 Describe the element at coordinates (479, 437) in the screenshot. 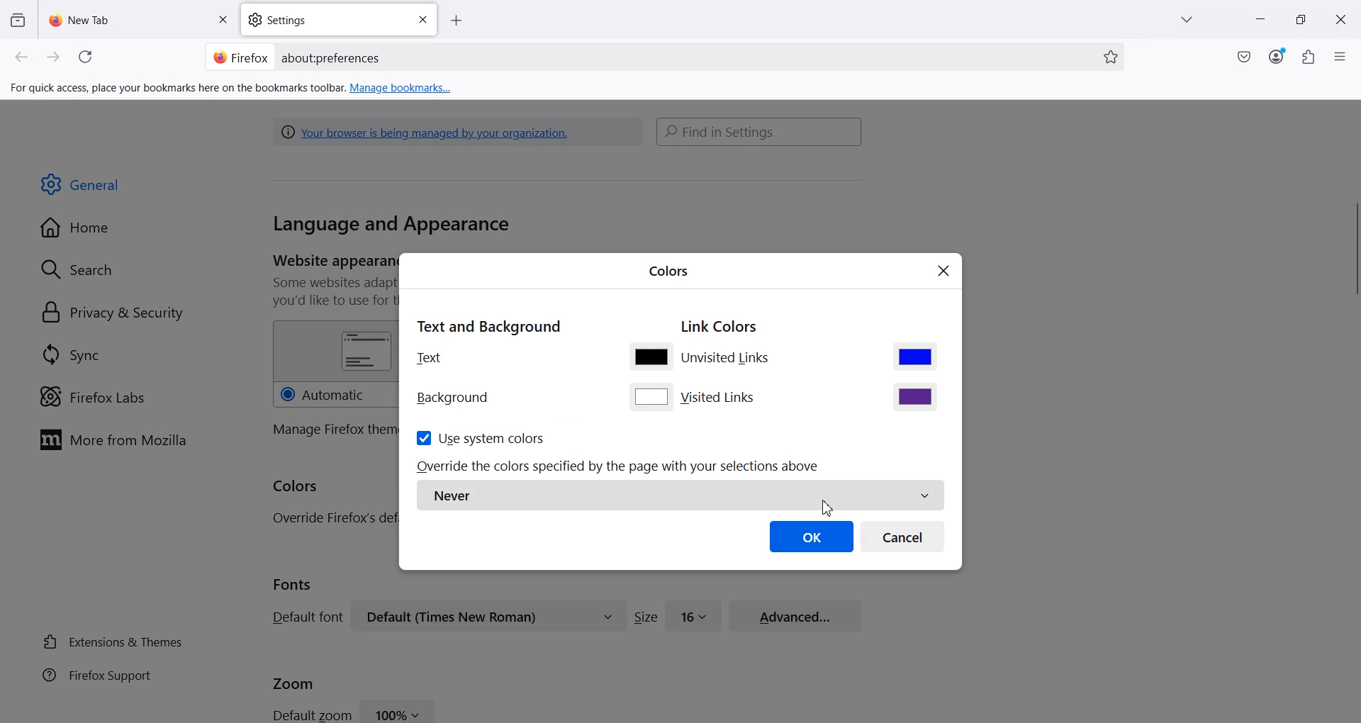

I see `Use system colors` at that location.